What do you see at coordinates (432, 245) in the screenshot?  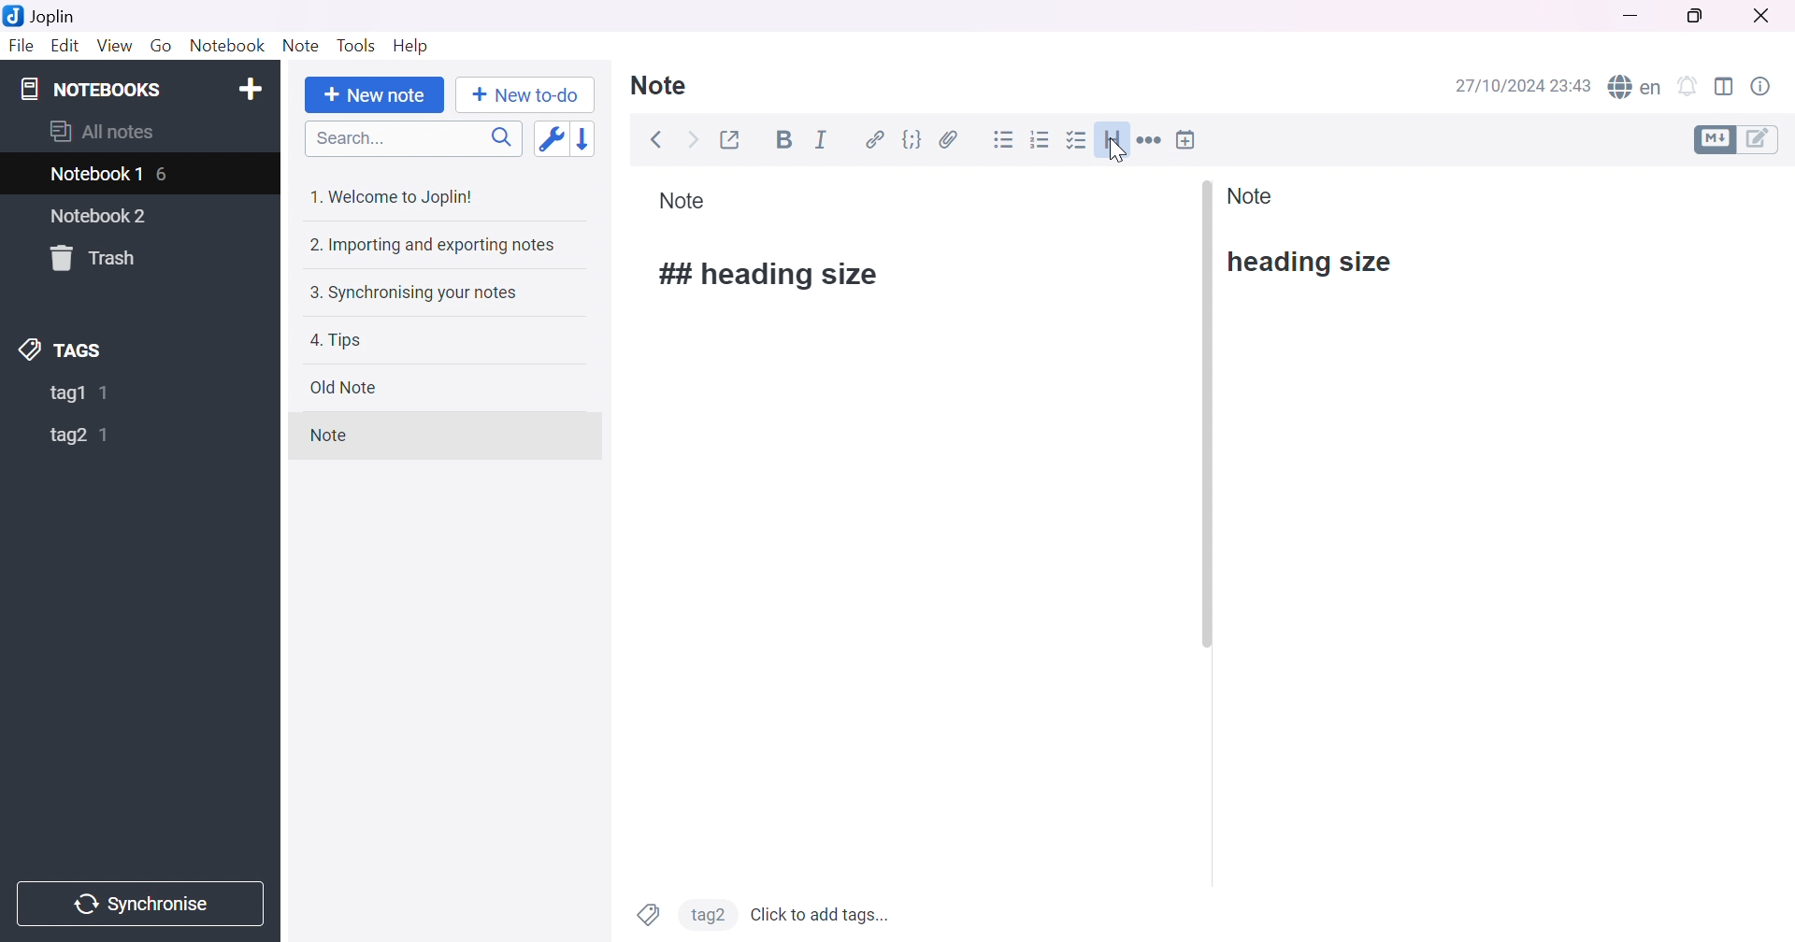 I see `2. Importing and exporting notes` at bounding box center [432, 245].